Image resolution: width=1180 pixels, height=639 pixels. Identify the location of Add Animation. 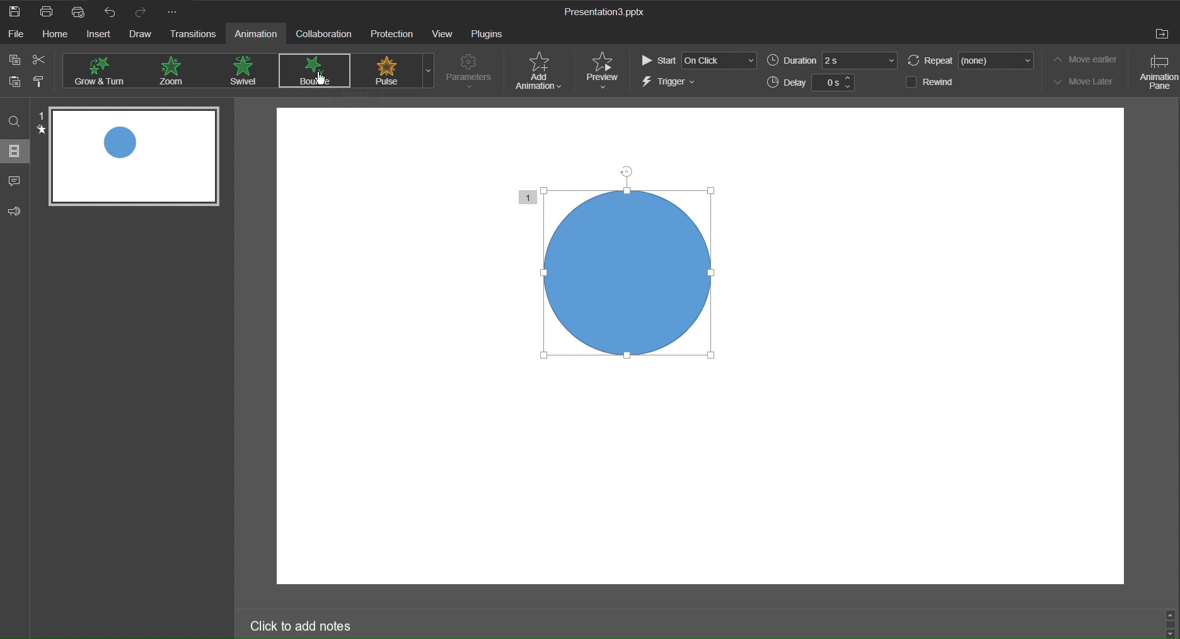
(541, 72).